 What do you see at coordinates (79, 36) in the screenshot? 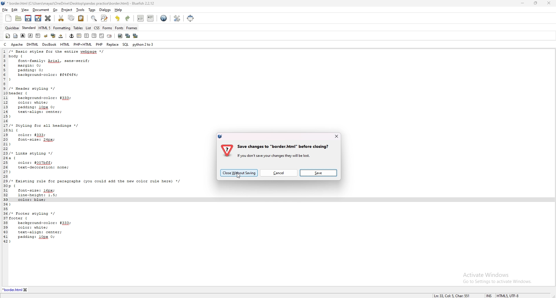
I see `left justify` at bounding box center [79, 36].